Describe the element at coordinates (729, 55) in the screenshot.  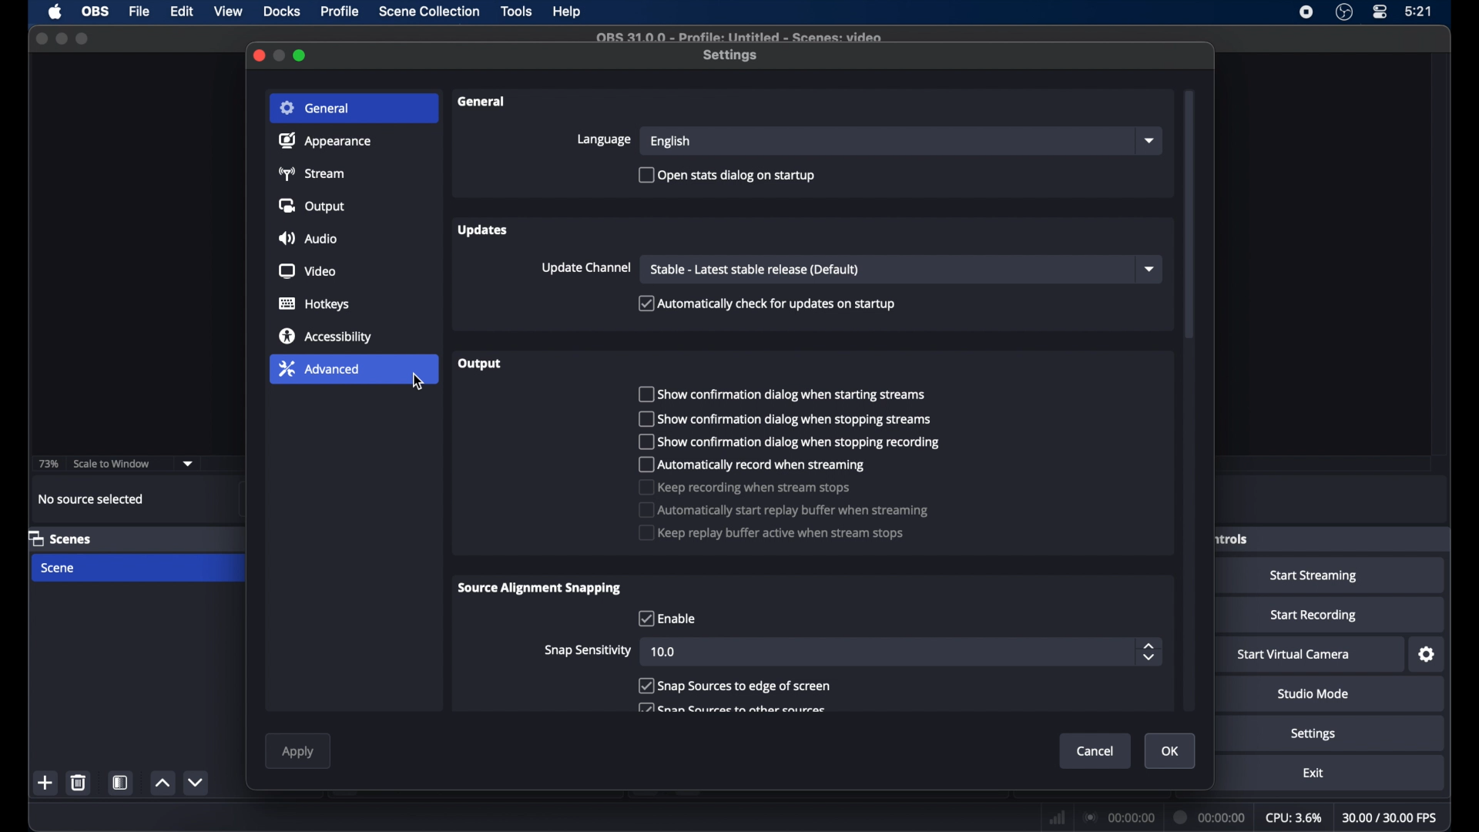
I see `settings` at that location.